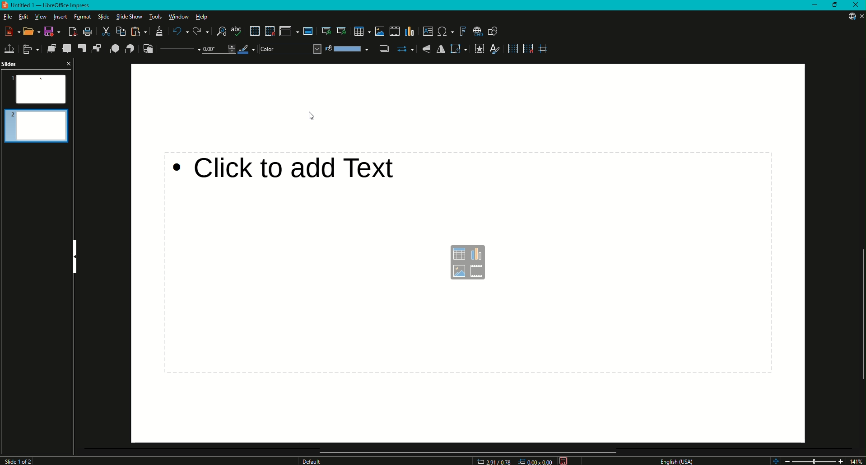 The height and width of the screenshot is (465, 866). What do you see at coordinates (289, 50) in the screenshot?
I see `Color Drop Down` at bounding box center [289, 50].